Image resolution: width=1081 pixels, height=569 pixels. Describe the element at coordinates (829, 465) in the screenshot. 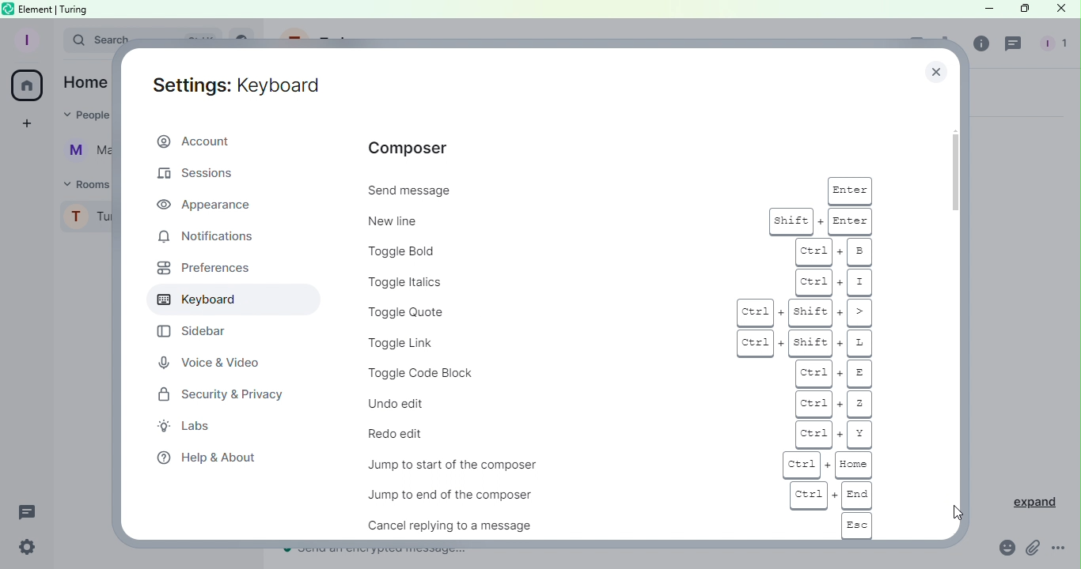

I see `ctrl + home` at that location.